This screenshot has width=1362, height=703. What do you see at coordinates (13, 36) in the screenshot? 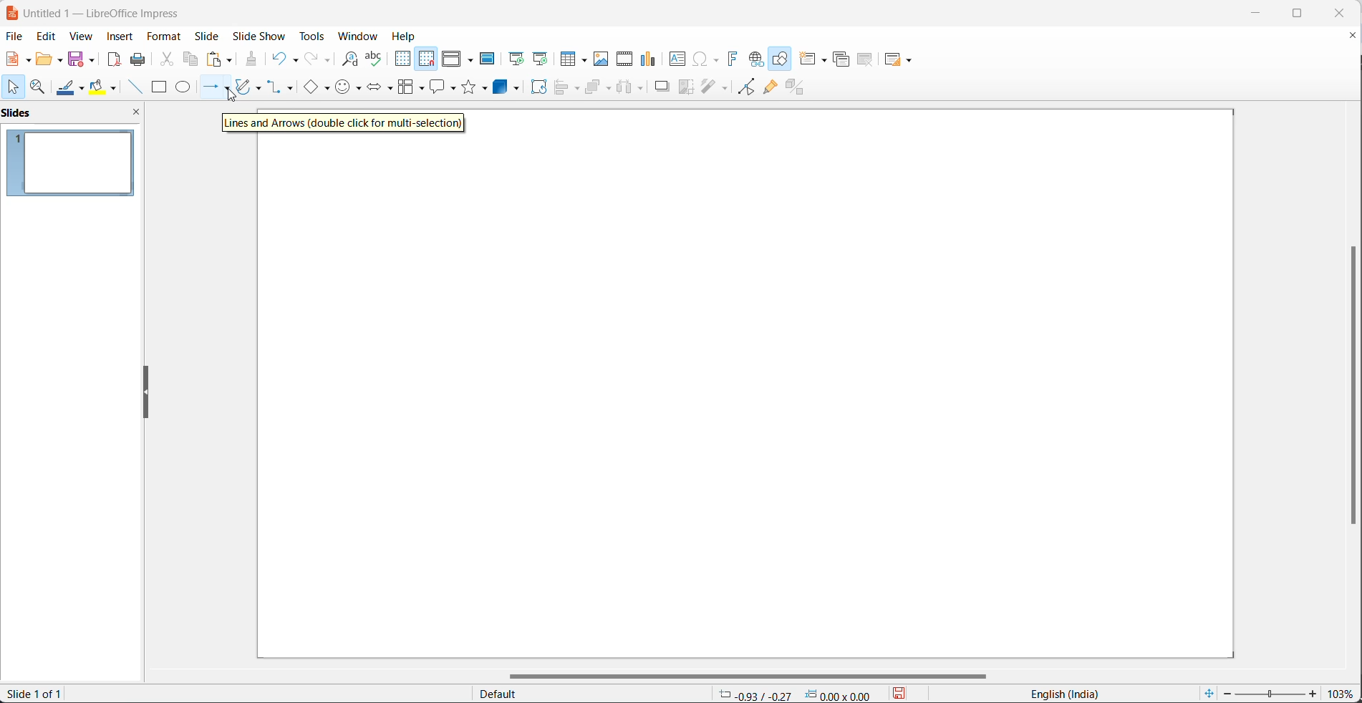
I see `file` at bounding box center [13, 36].